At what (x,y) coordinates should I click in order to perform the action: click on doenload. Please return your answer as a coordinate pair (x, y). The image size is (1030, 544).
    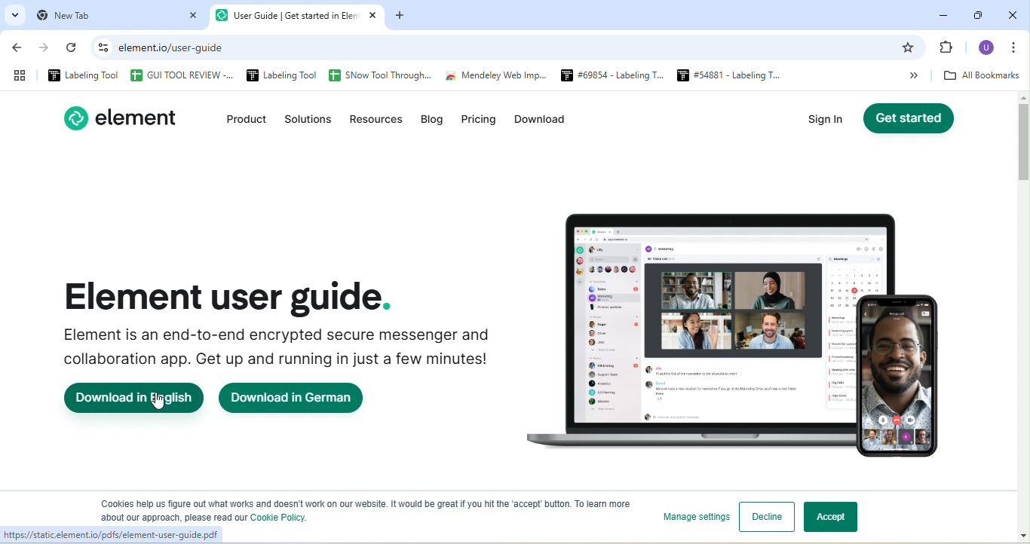
    Looking at the image, I should click on (543, 122).